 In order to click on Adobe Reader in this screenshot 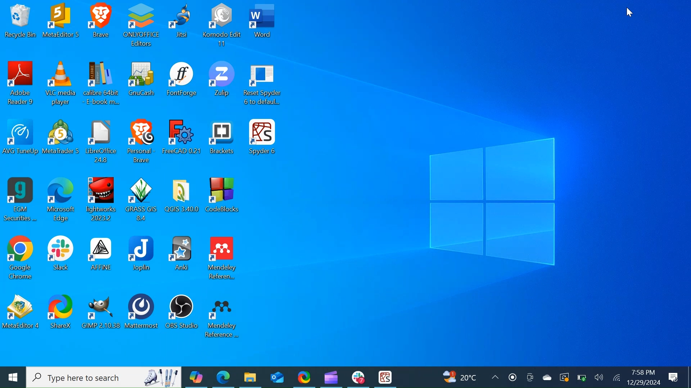, I will do `click(21, 84)`.